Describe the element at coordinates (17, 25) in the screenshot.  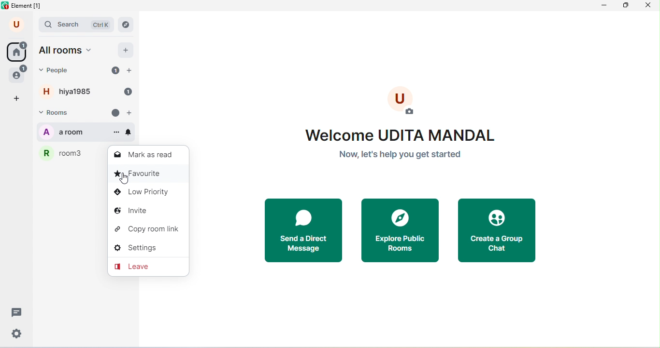
I see `account` at that location.